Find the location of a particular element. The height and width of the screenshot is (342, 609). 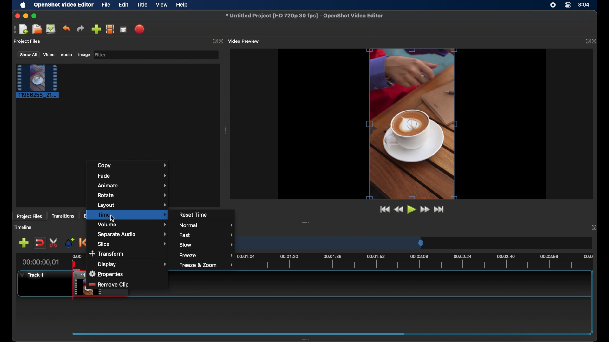

jump to start is located at coordinates (384, 209).